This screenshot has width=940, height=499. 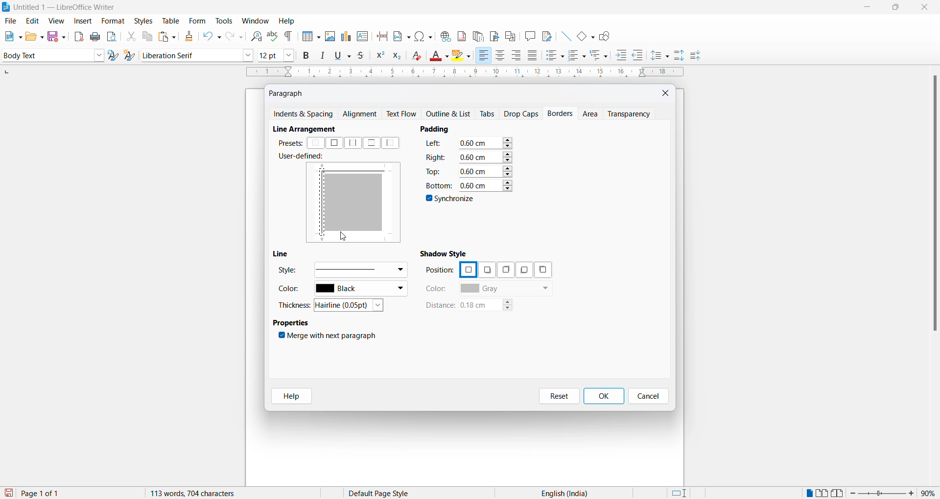 I want to click on copy, so click(x=146, y=36).